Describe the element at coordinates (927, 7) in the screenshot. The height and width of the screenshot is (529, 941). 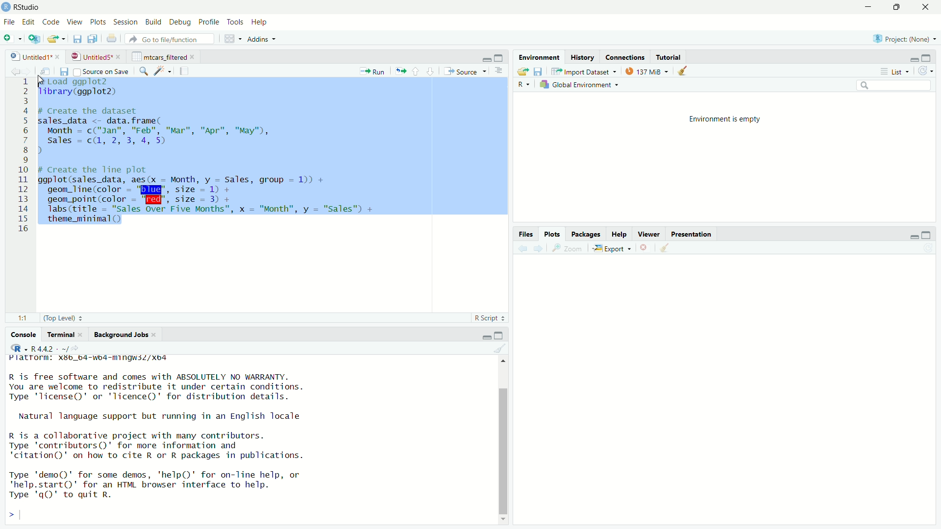
I see `close` at that location.